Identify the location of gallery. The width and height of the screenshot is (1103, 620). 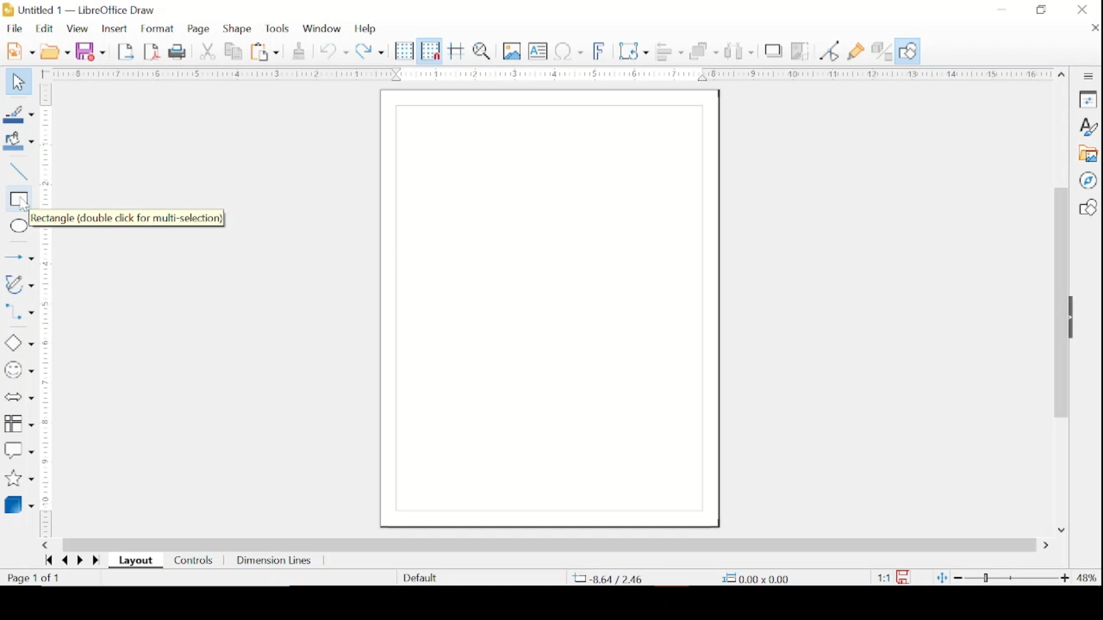
(1087, 154).